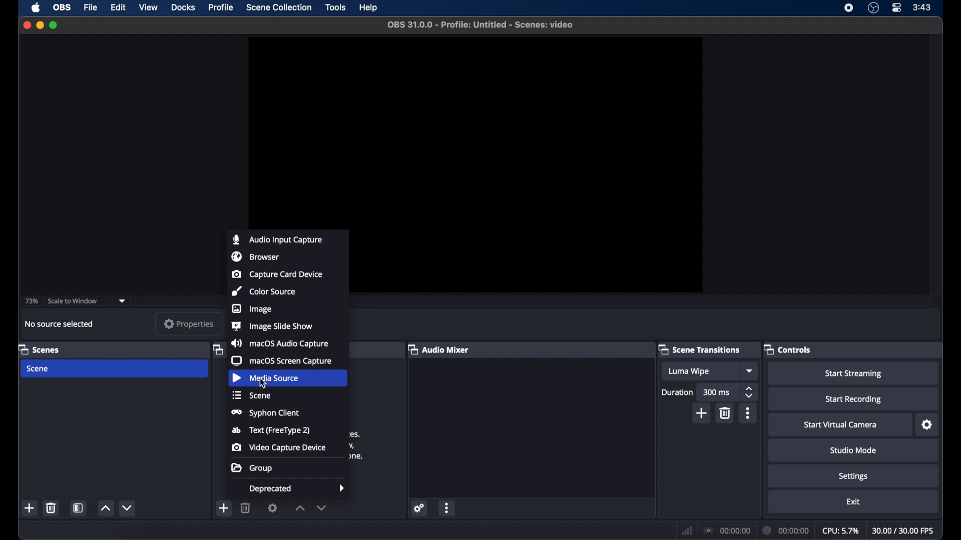  Describe the element at coordinates (30, 507) in the screenshot. I see `add` at that location.